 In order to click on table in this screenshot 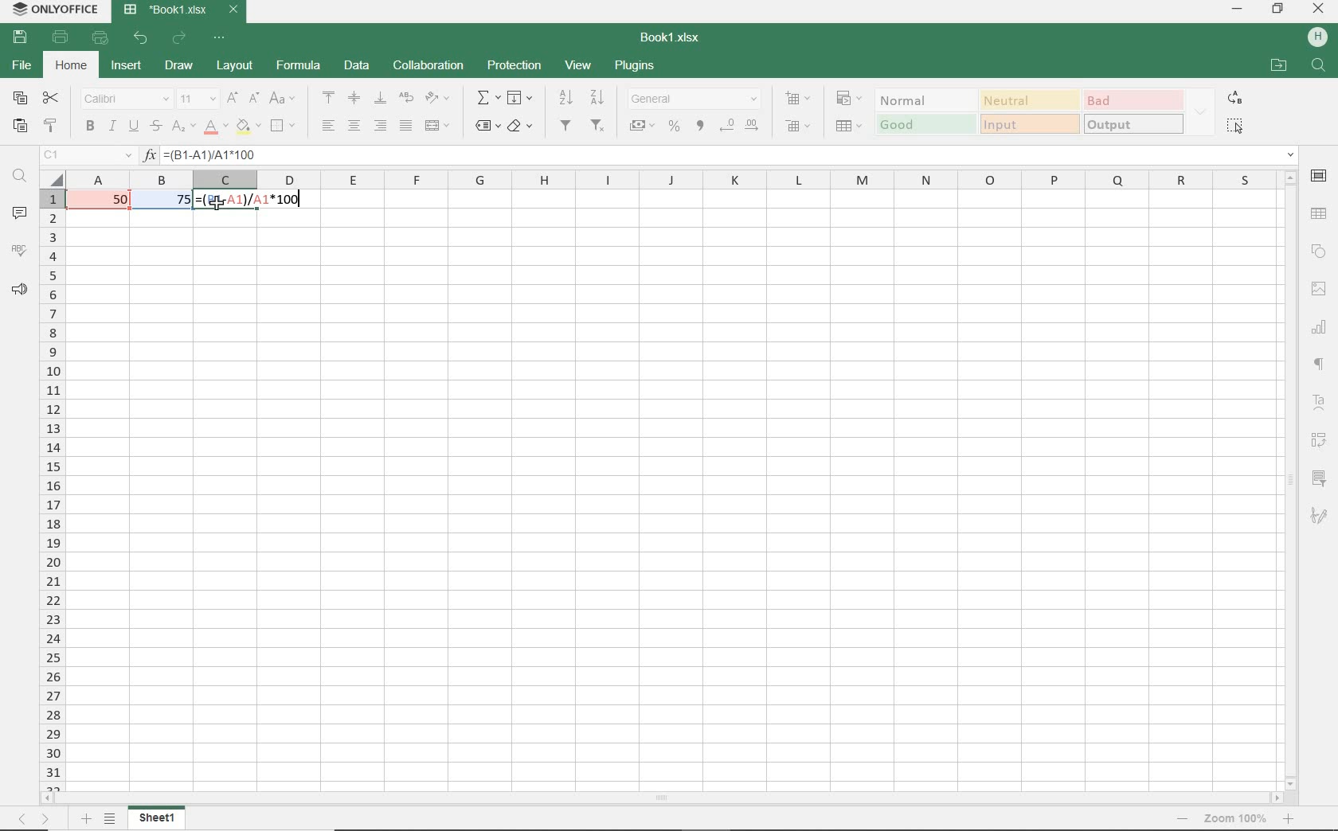, I will do `click(1320, 214)`.